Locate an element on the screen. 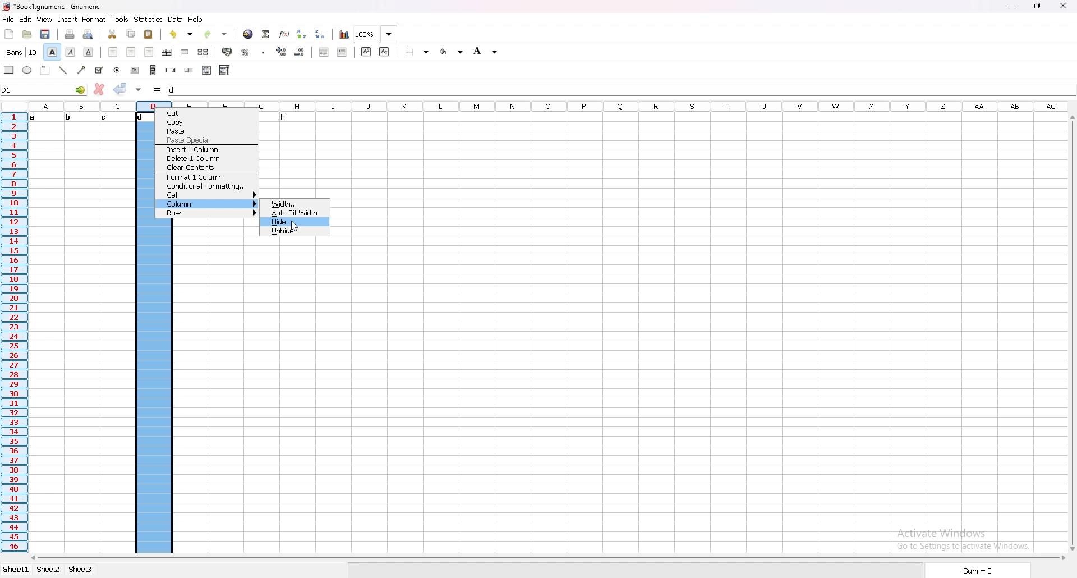 Image resolution: width=1077 pixels, height=578 pixels. paste is located at coordinates (207, 131).